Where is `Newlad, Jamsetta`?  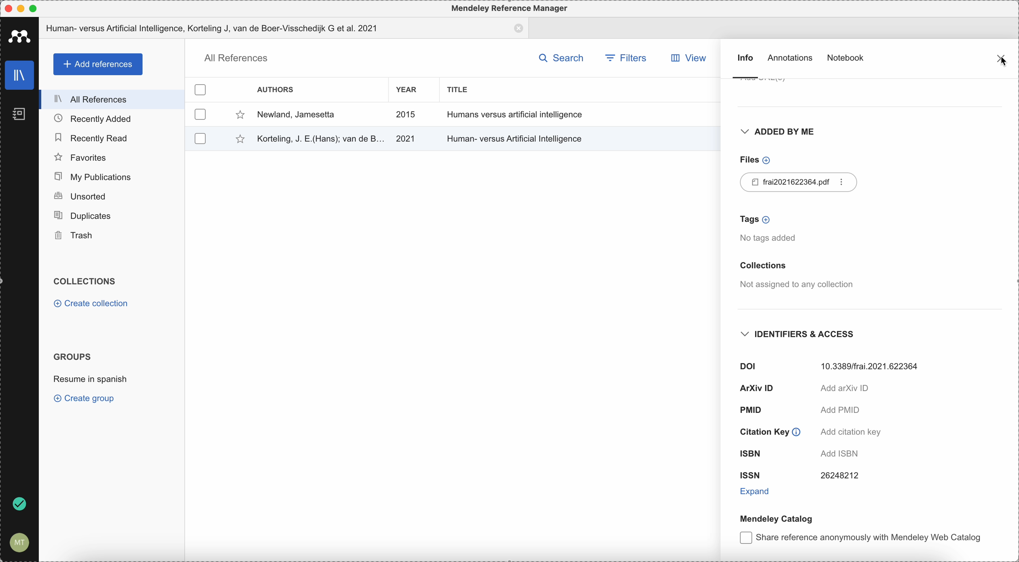 Newlad, Jamsetta is located at coordinates (296, 115).